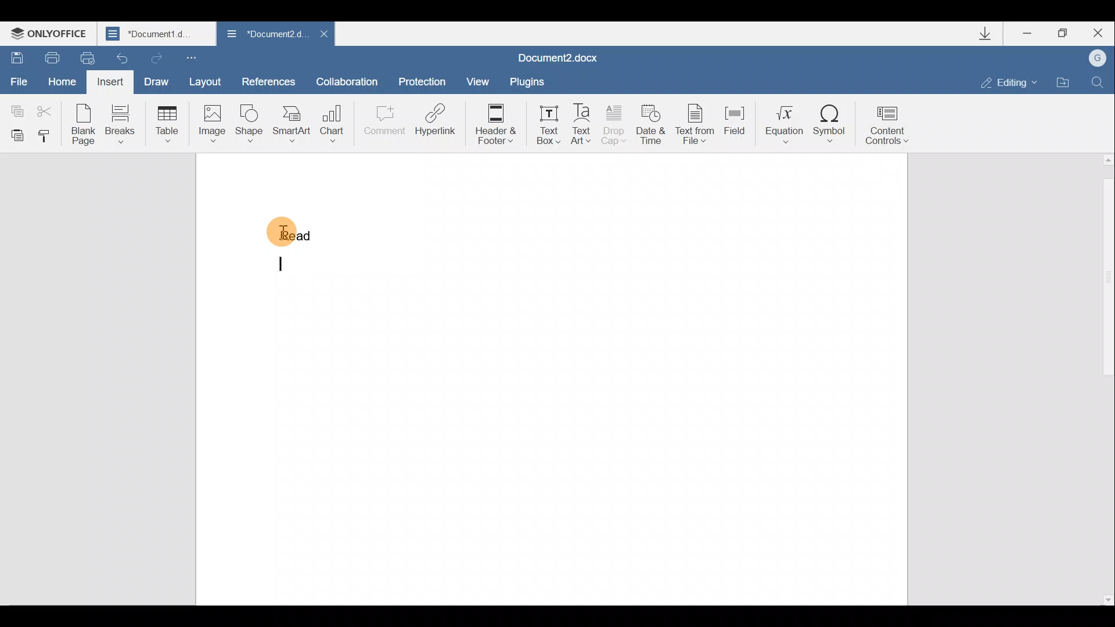 The image size is (1115, 627). Describe the element at coordinates (17, 77) in the screenshot. I see `File` at that location.